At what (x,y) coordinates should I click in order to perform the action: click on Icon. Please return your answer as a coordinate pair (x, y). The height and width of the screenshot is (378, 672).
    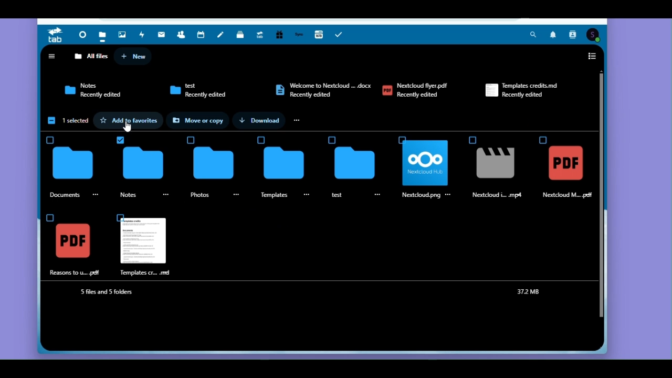
    Looking at the image, I should click on (68, 90).